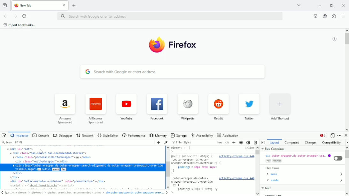 This screenshot has height=196, width=349. I want to click on close, so click(64, 5).